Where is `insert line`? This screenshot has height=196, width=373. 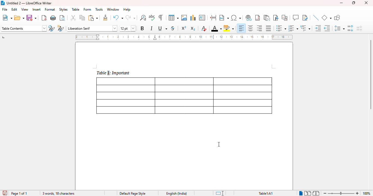 insert line is located at coordinates (316, 17).